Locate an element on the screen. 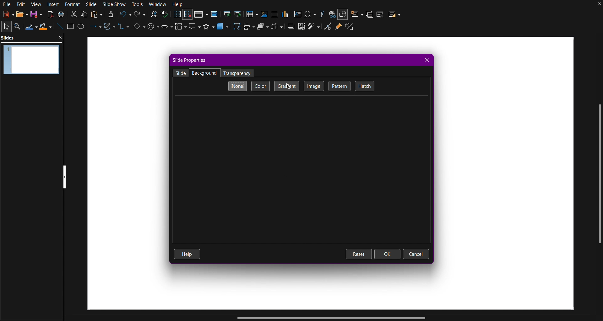  Stars and Banners is located at coordinates (209, 29).